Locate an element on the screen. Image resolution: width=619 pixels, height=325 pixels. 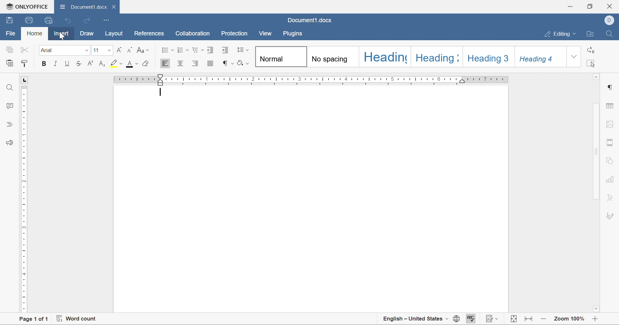
Image settings is located at coordinates (612, 125).